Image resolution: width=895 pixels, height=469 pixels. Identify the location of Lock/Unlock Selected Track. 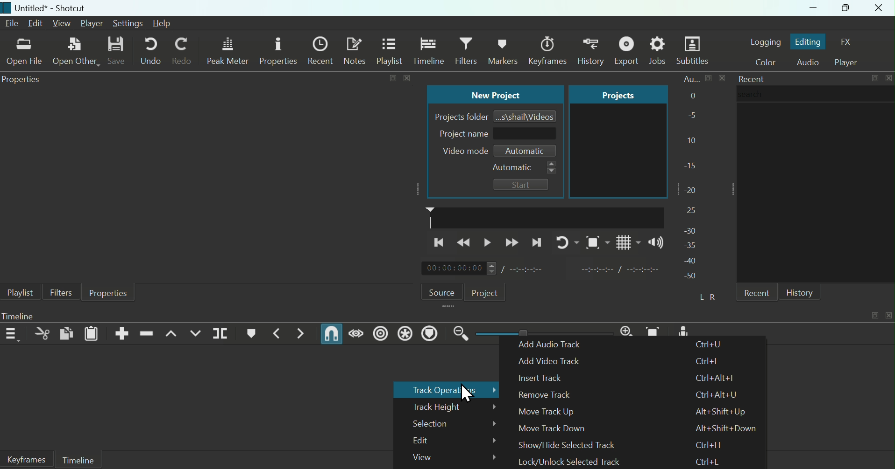
(579, 462).